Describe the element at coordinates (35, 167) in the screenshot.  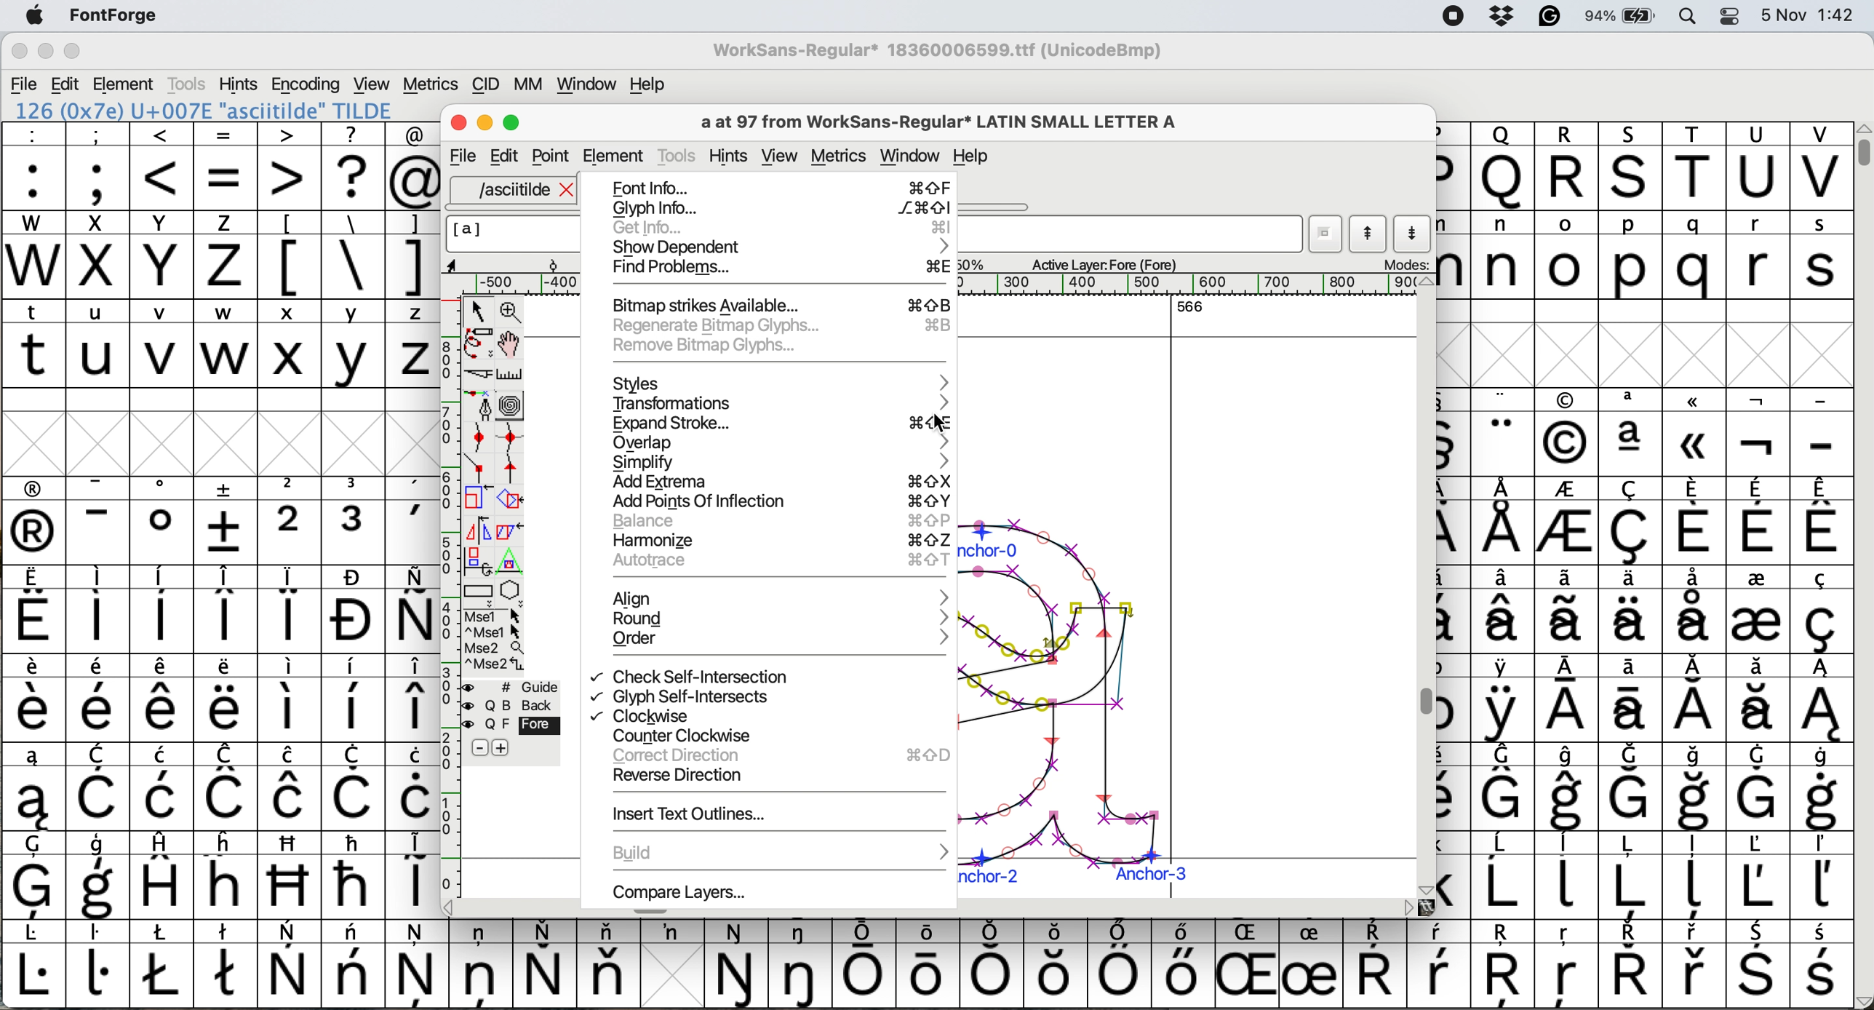
I see `:` at that location.